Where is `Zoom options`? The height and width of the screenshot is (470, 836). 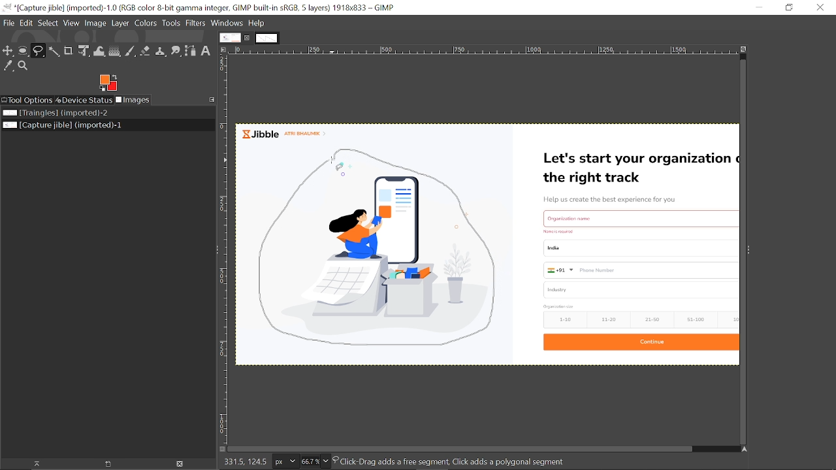
Zoom options is located at coordinates (327, 462).